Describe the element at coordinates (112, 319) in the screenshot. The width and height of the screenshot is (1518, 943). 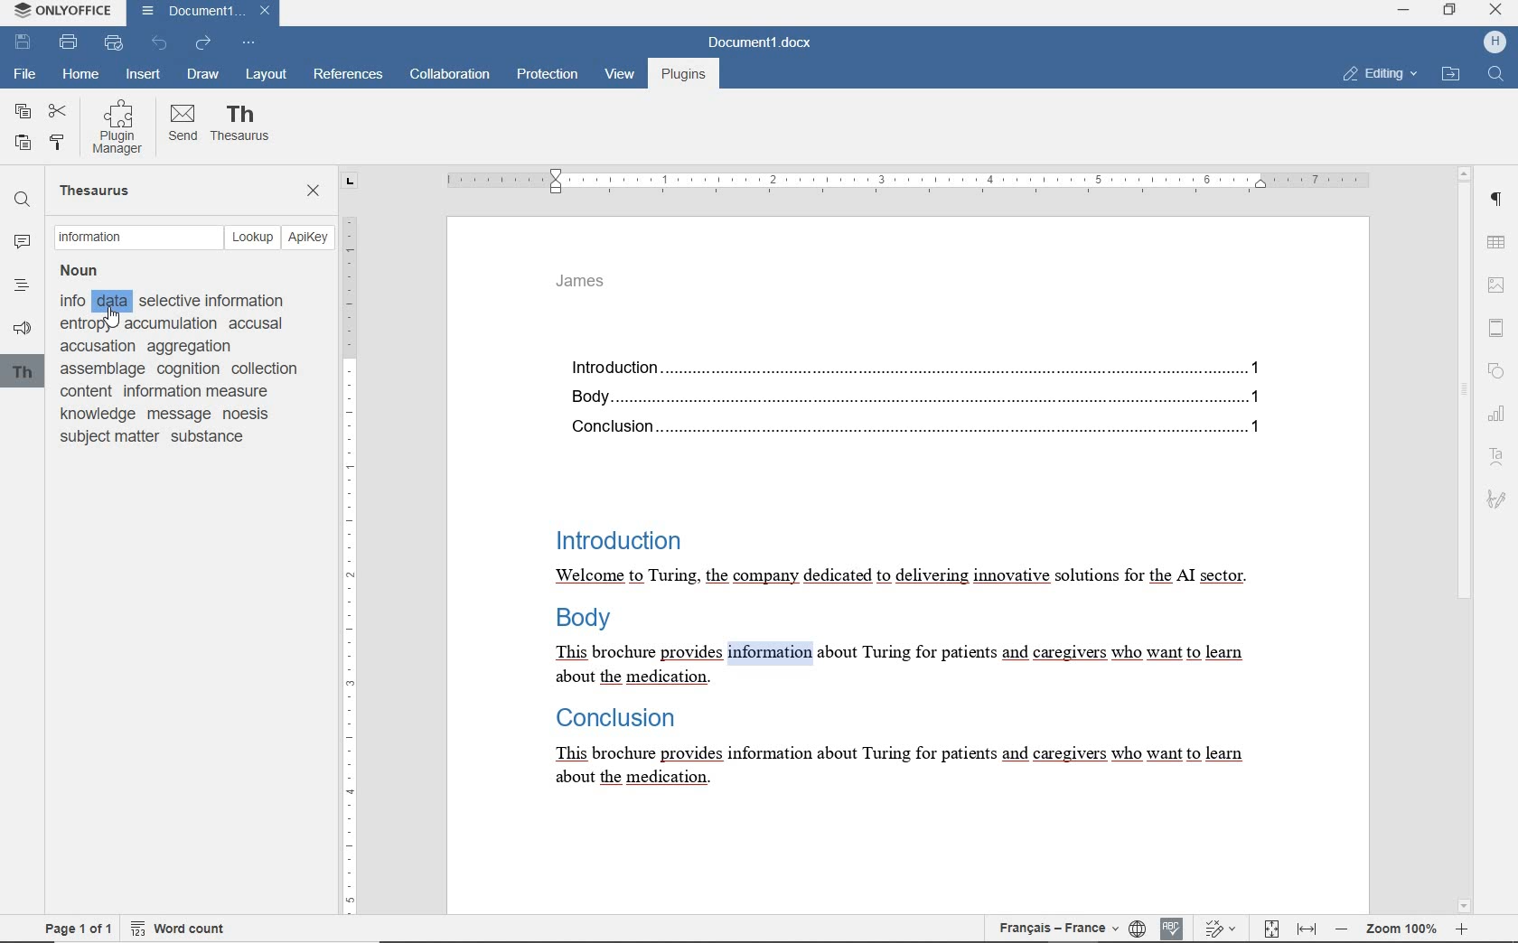
I see `cursor` at that location.